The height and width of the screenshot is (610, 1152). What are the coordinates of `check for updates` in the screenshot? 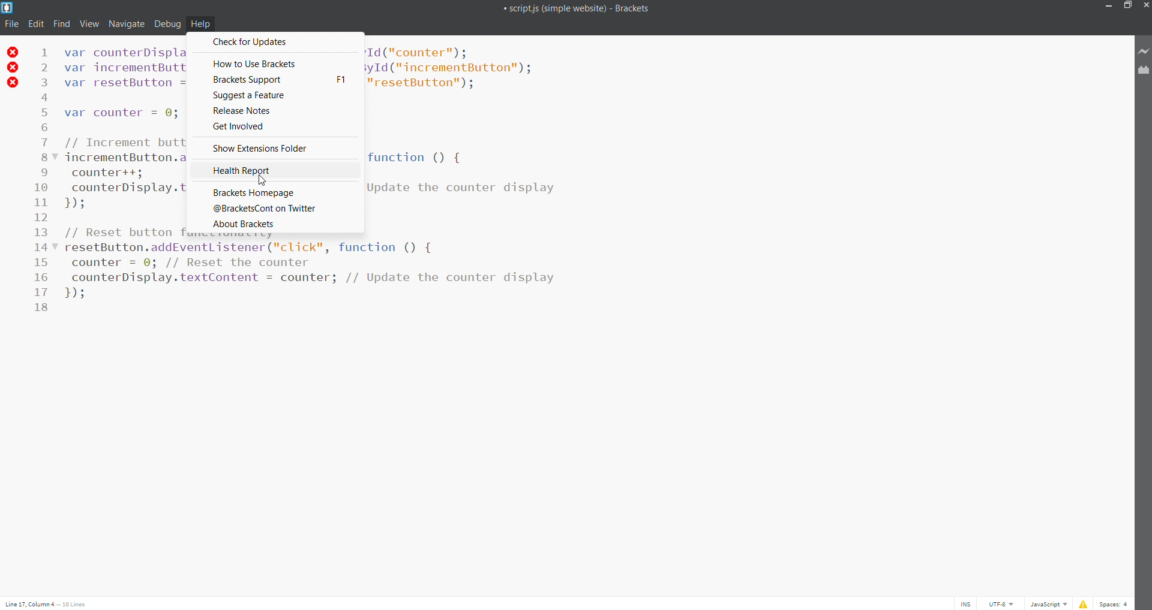 It's located at (276, 43).